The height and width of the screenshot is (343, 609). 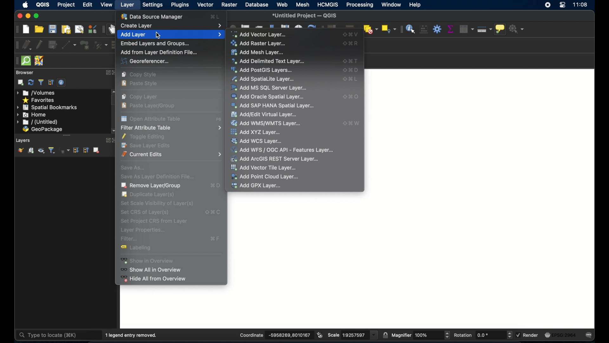 I want to click on magnifier, so click(x=401, y=335).